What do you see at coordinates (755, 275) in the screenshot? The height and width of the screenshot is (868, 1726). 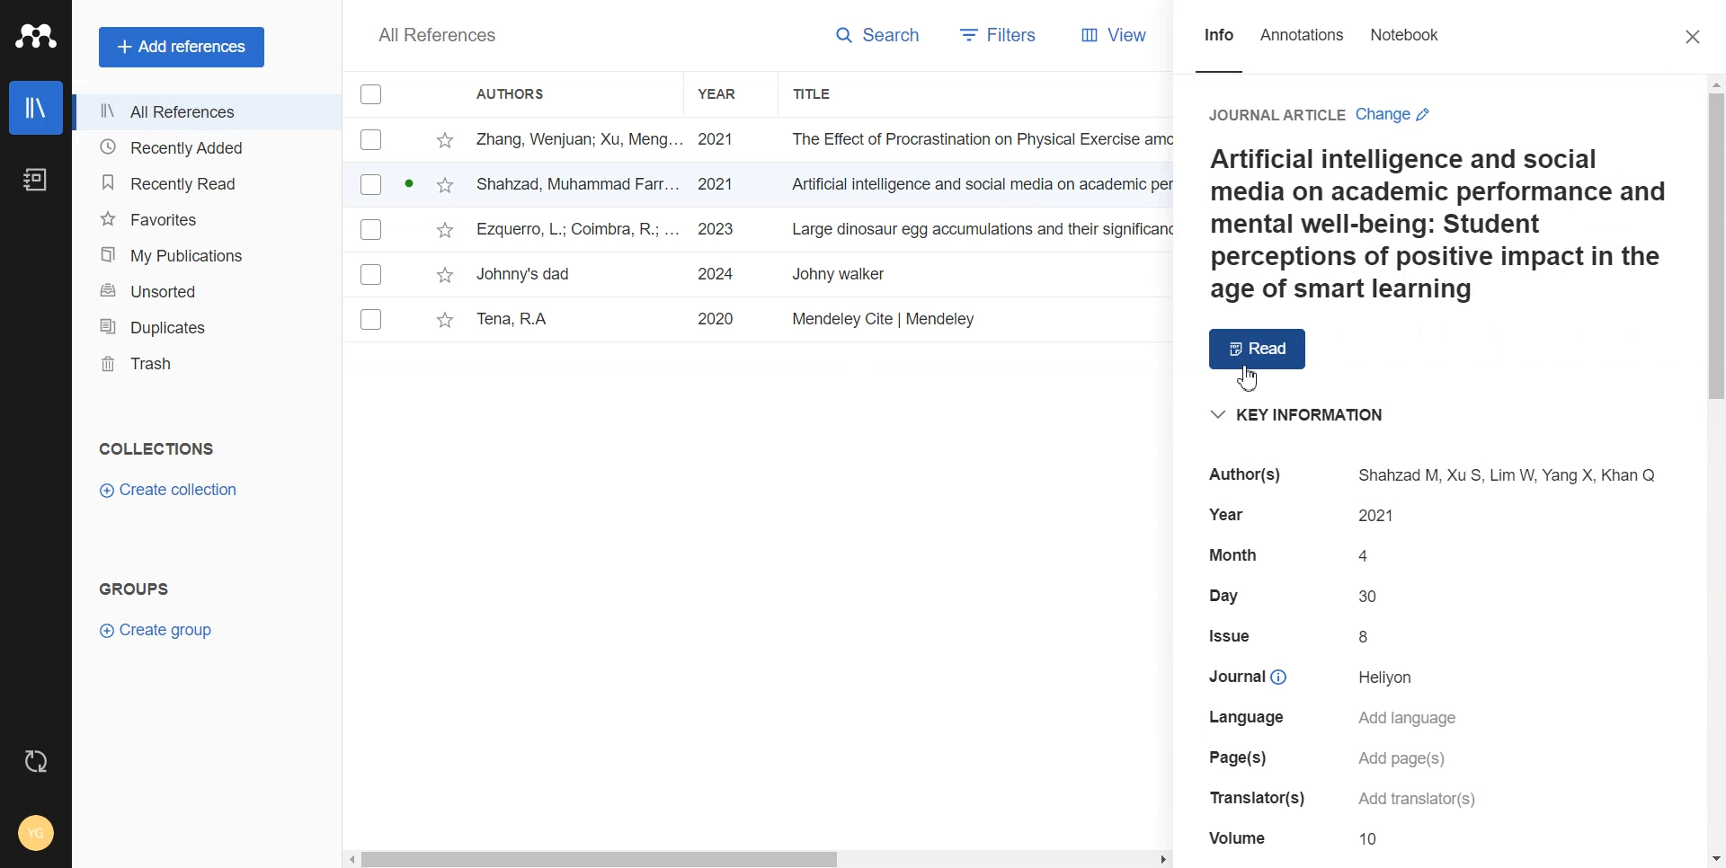 I see `File` at bounding box center [755, 275].